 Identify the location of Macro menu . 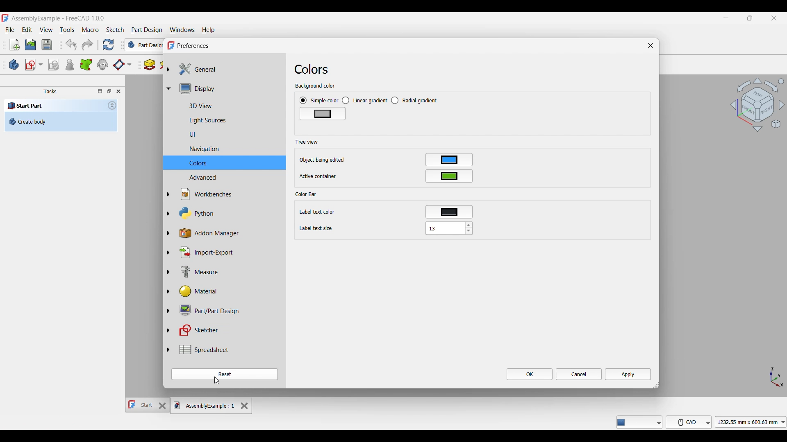
(90, 30).